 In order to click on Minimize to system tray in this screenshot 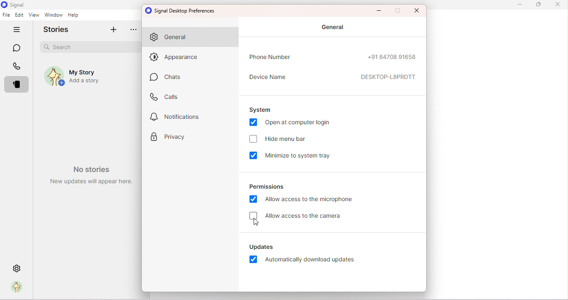, I will do `click(291, 155)`.